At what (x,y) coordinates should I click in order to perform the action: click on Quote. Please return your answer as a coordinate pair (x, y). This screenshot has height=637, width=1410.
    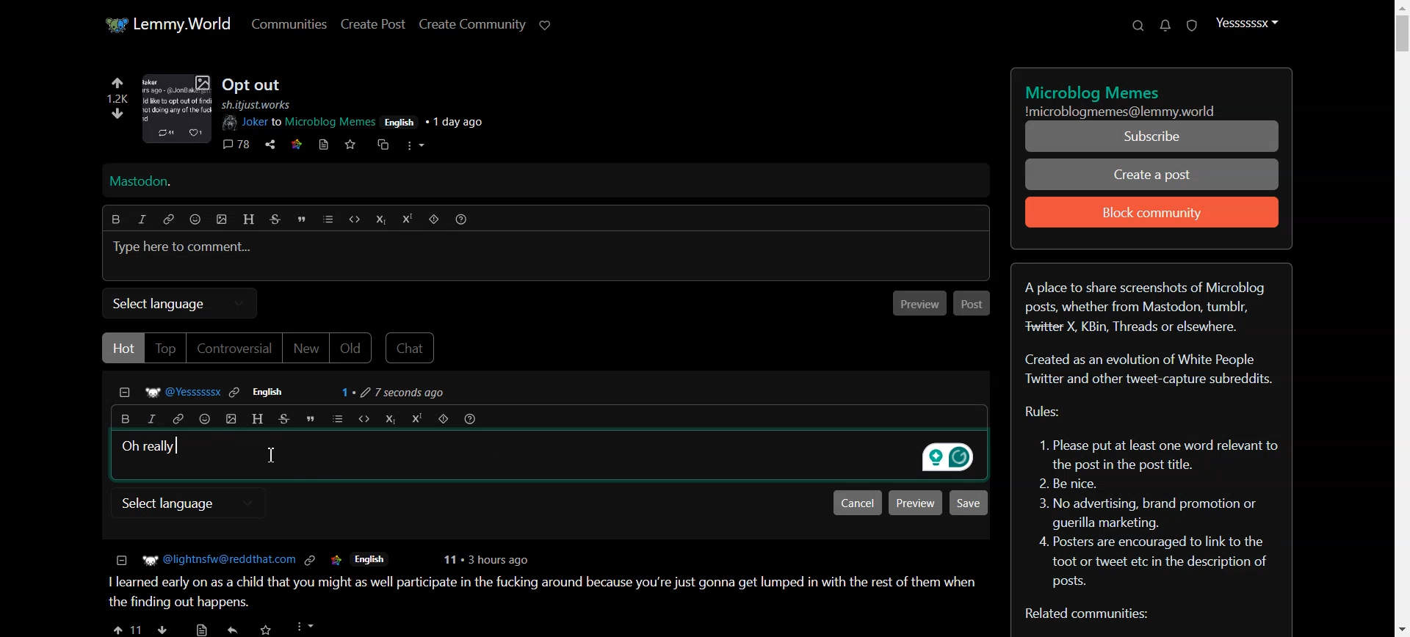
    Looking at the image, I should click on (302, 219).